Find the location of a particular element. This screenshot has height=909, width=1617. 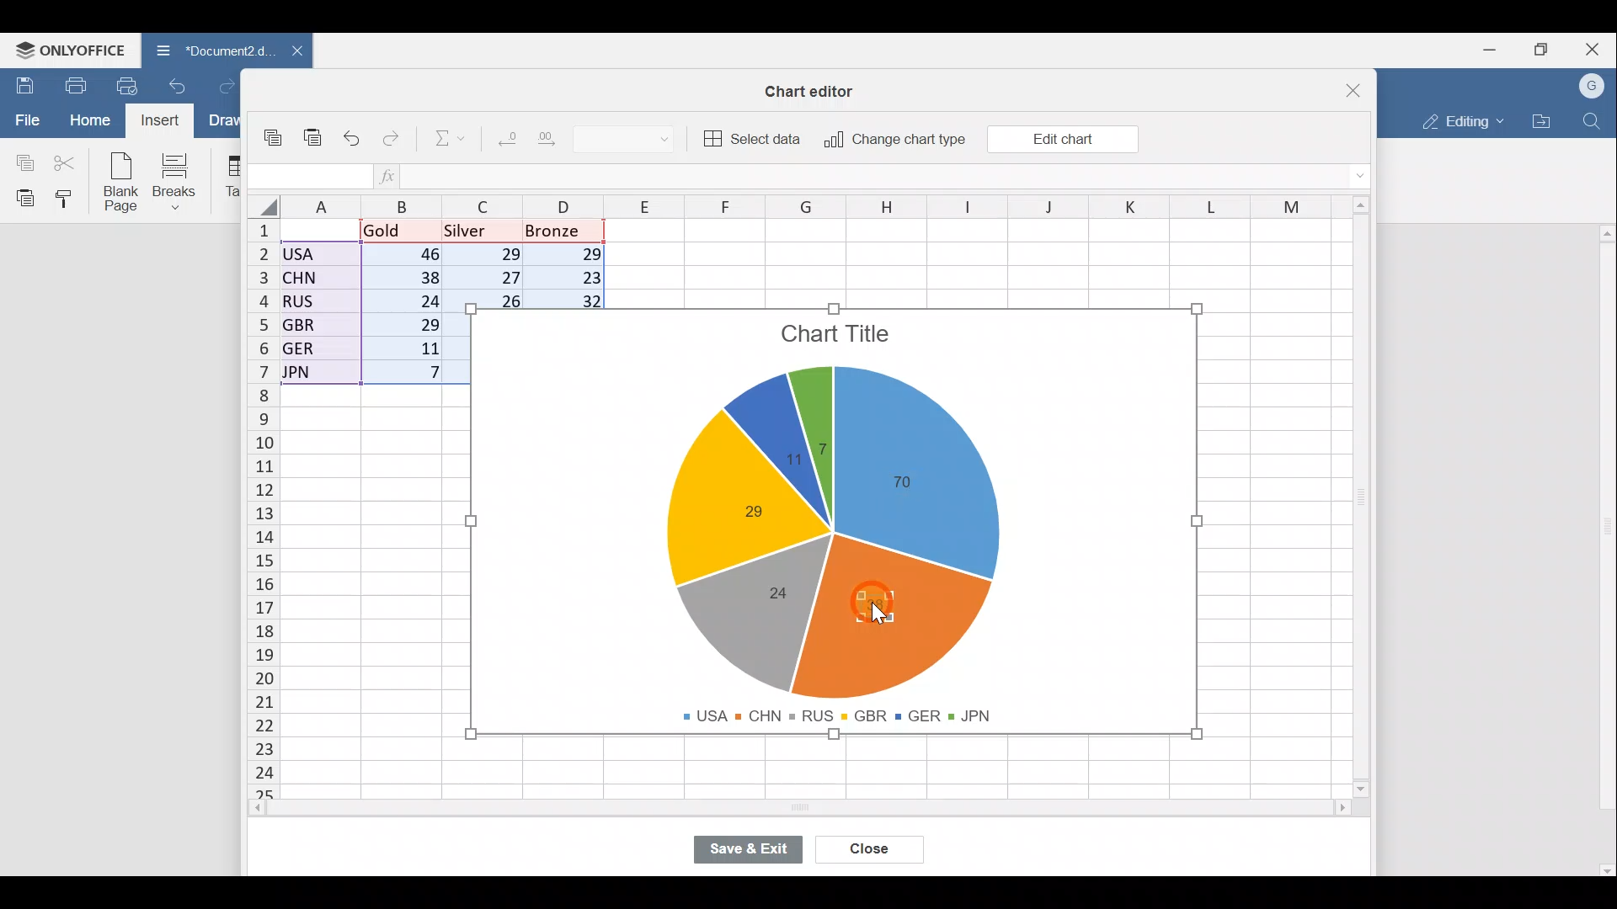

Account name is located at coordinates (1593, 87).